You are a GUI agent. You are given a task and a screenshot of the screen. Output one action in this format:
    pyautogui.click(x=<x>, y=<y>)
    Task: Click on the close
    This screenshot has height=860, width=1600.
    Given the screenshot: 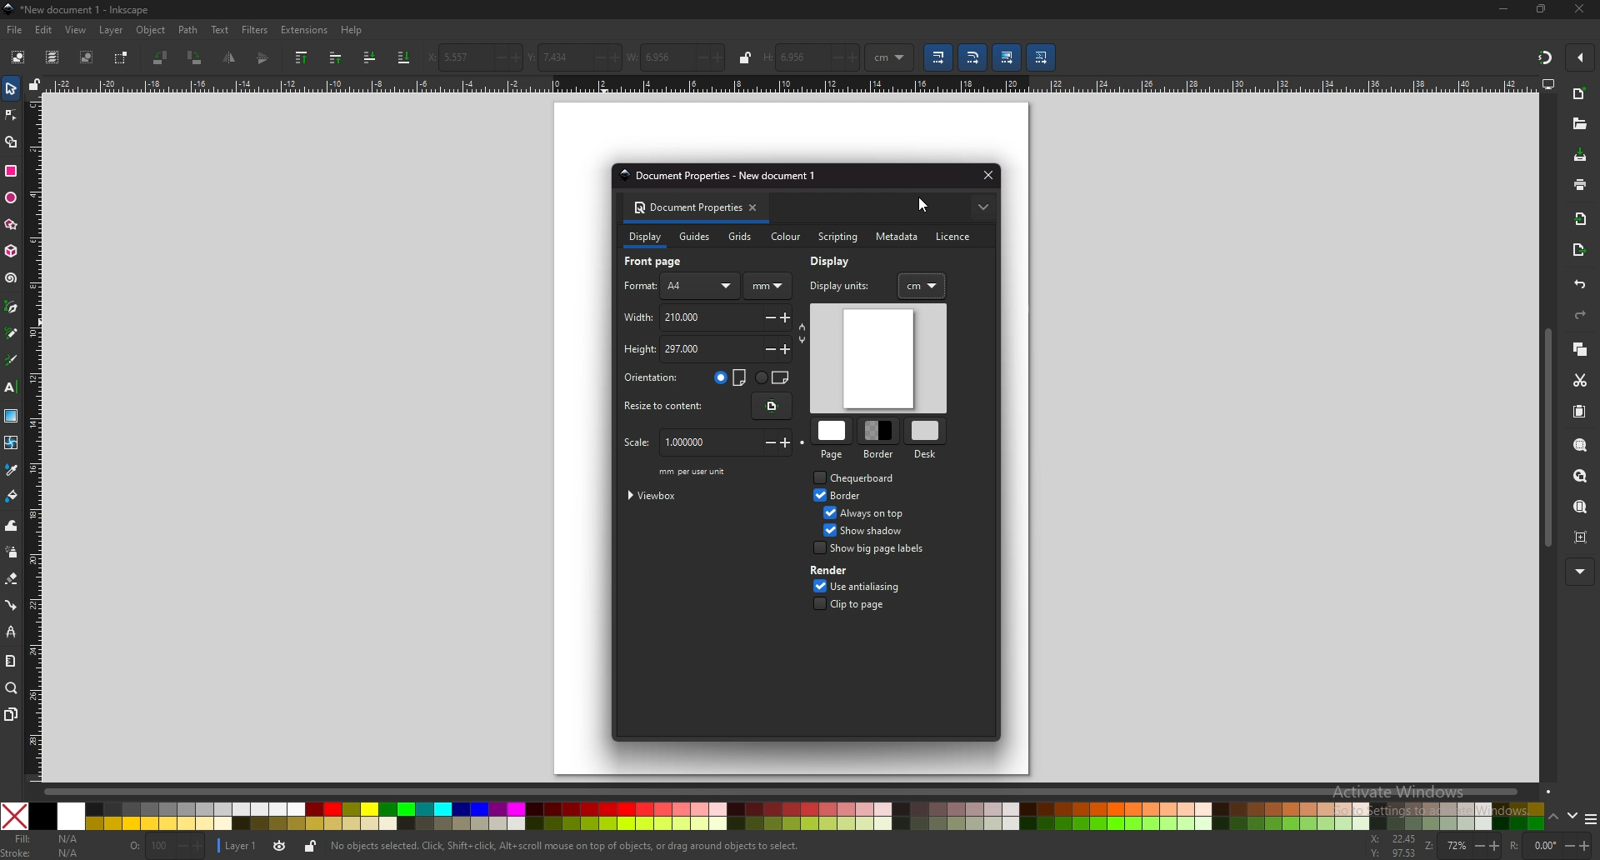 What is the action you would take?
    pyautogui.click(x=1578, y=10)
    